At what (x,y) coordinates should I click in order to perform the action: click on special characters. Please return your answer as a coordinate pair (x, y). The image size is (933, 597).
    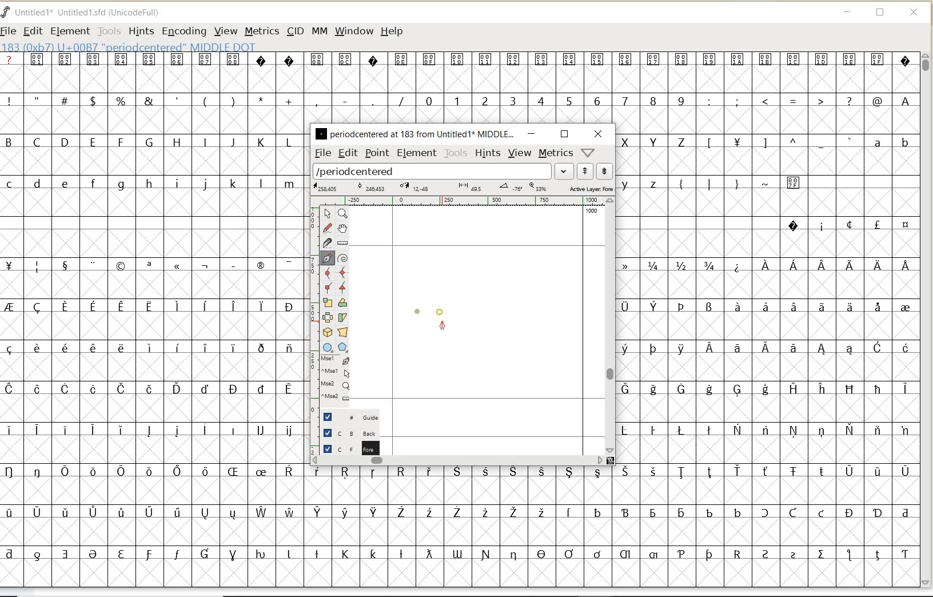
    Looking at the image, I should click on (848, 225).